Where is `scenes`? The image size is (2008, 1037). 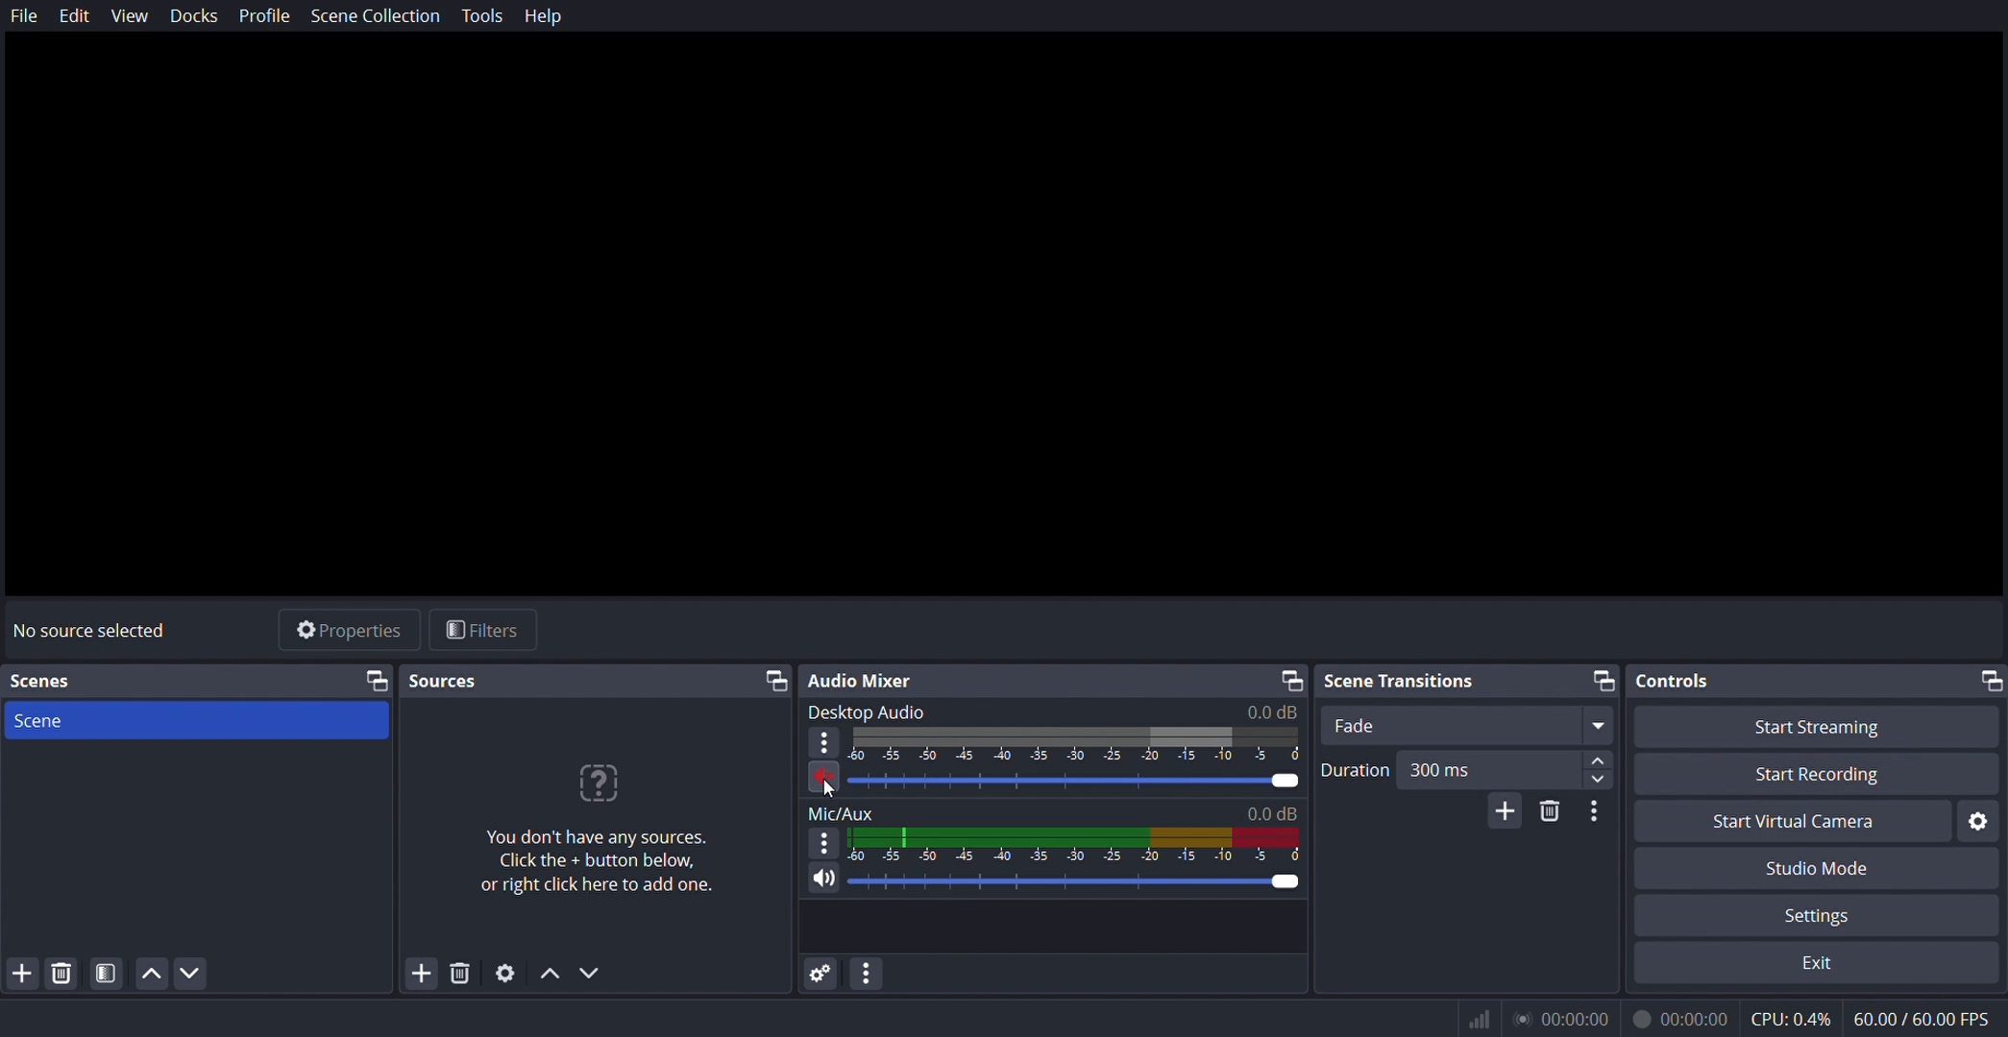 scenes is located at coordinates (53, 685).